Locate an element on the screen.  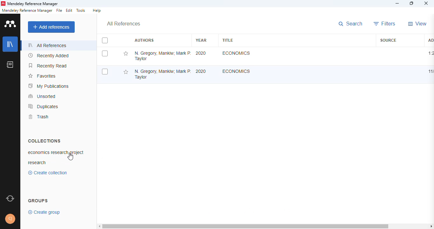
all references is located at coordinates (47, 45).